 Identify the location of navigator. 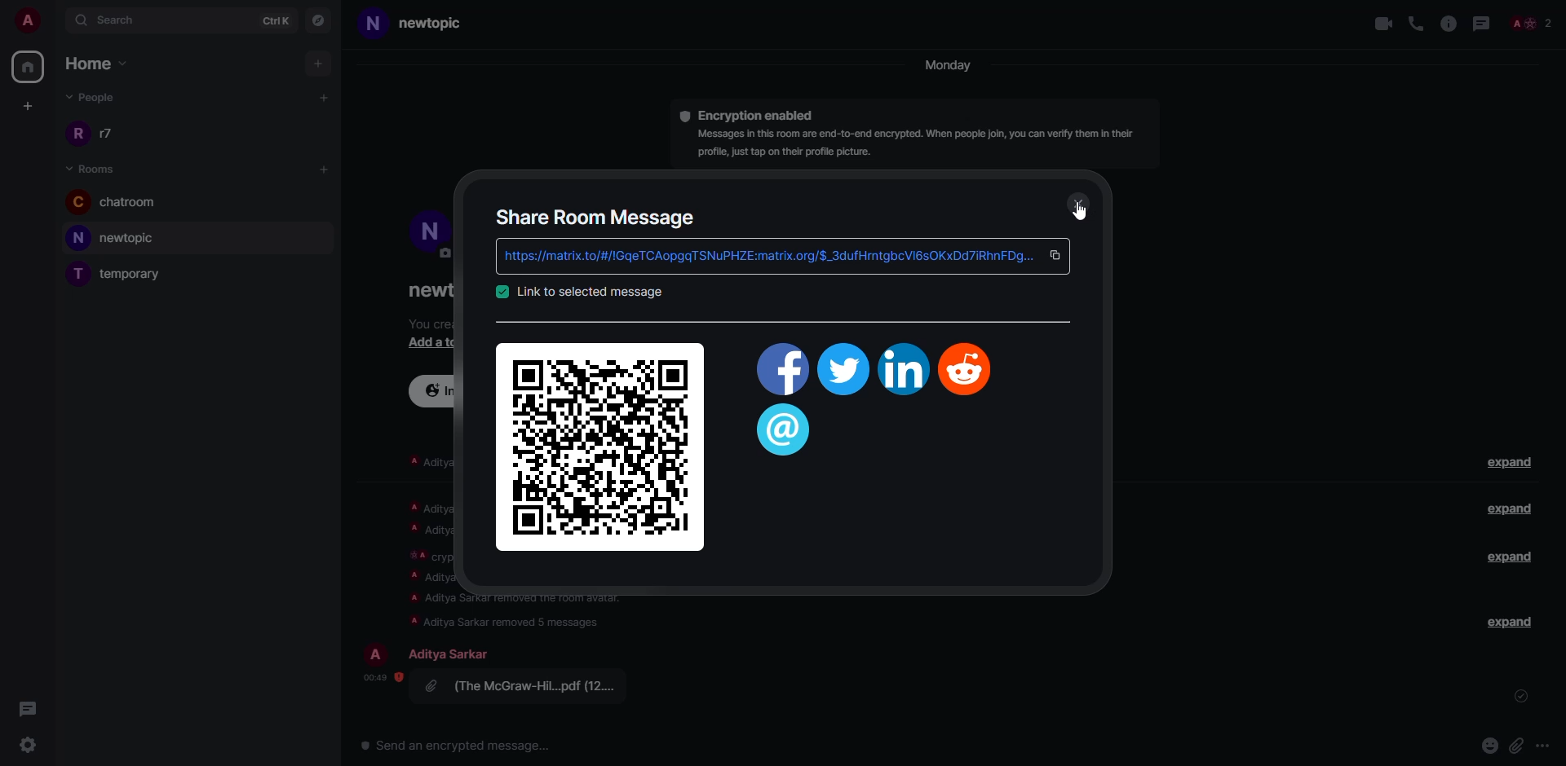
(318, 19).